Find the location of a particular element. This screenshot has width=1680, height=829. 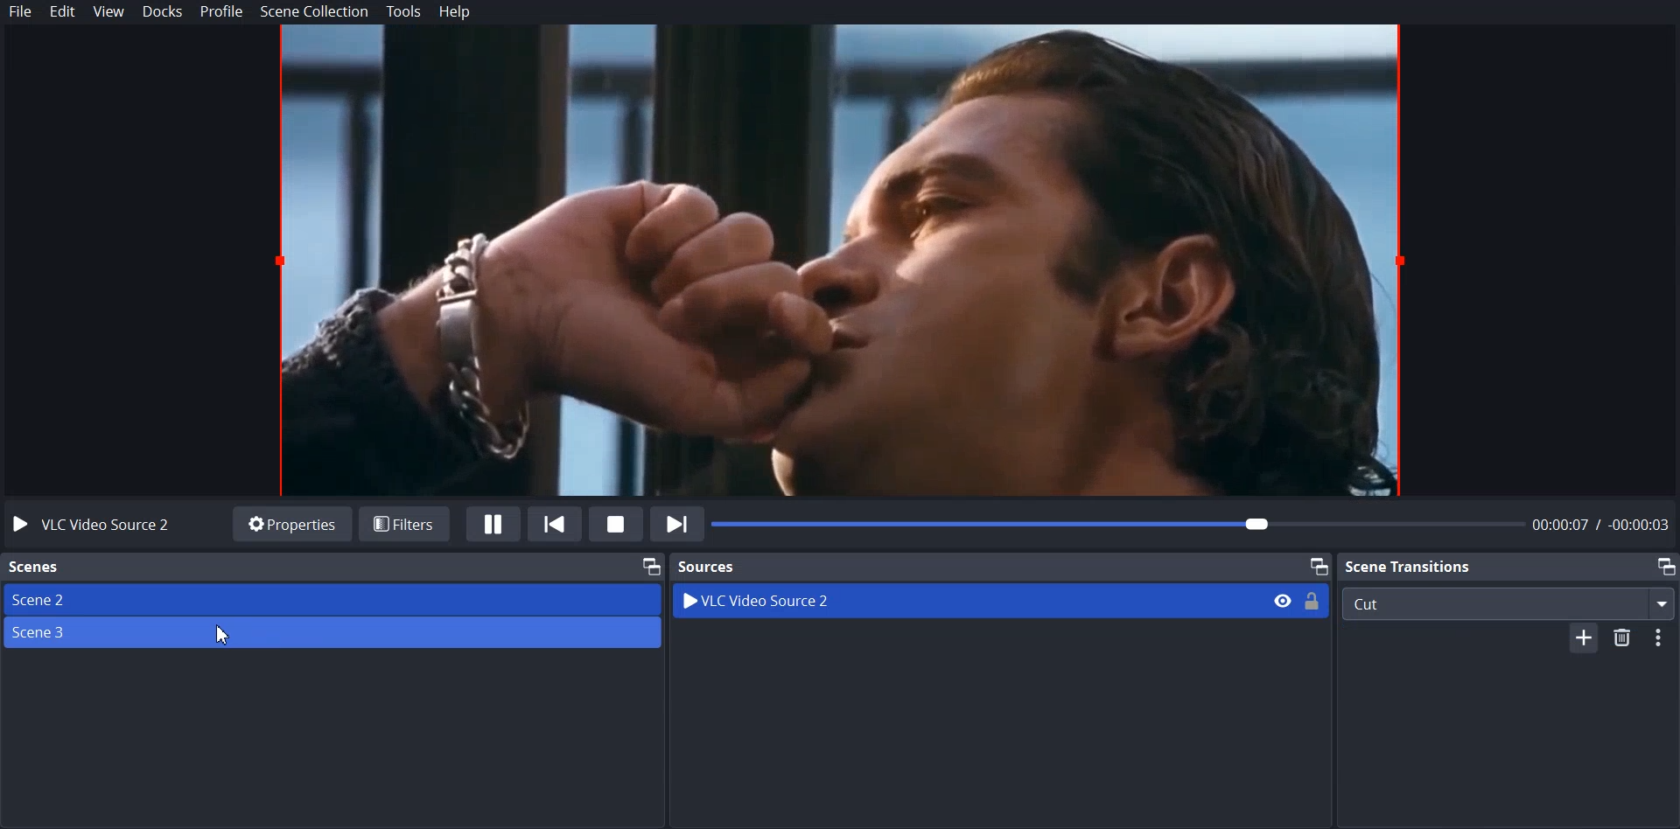

Stop Media is located at coordinates (615, 523).